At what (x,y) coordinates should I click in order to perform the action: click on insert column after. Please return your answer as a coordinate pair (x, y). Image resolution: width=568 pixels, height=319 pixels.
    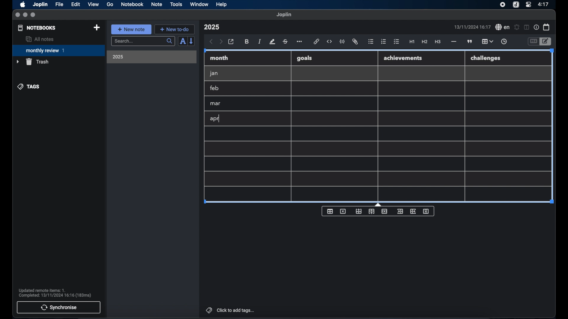
    Looking at the image, I should click on (413, 211).